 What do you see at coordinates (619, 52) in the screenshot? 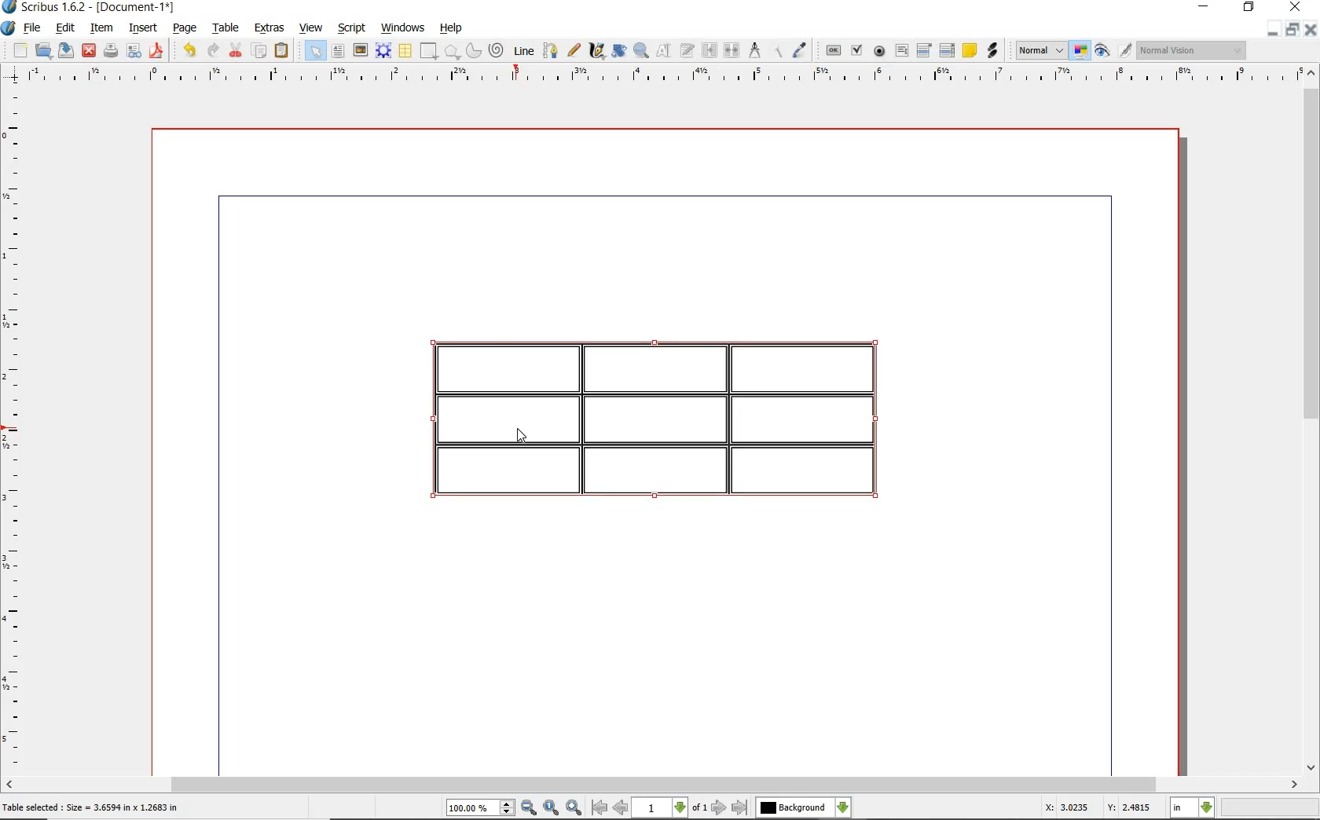
I see `rotate item` at bounding box center [619, 52].